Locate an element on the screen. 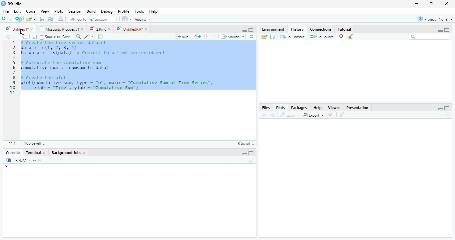  Help is located at coordinates (154, 12).